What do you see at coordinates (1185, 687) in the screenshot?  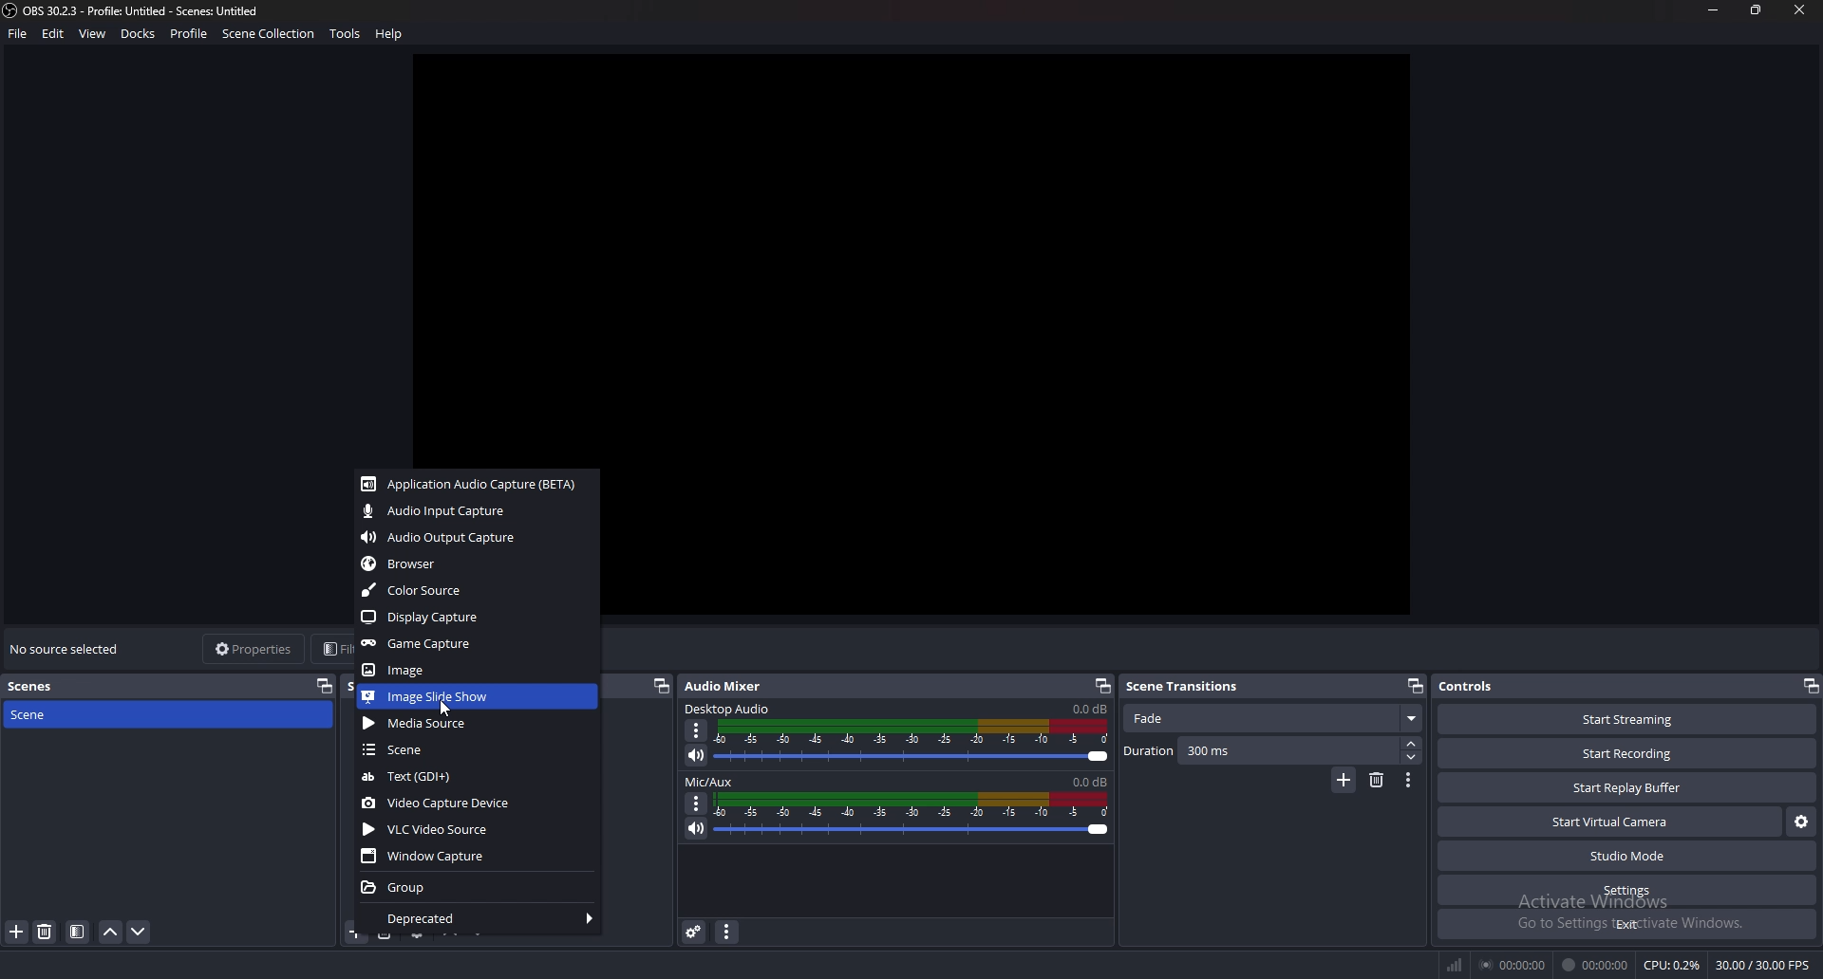 I see `scene transitions` at bounding box center [1185, 687].